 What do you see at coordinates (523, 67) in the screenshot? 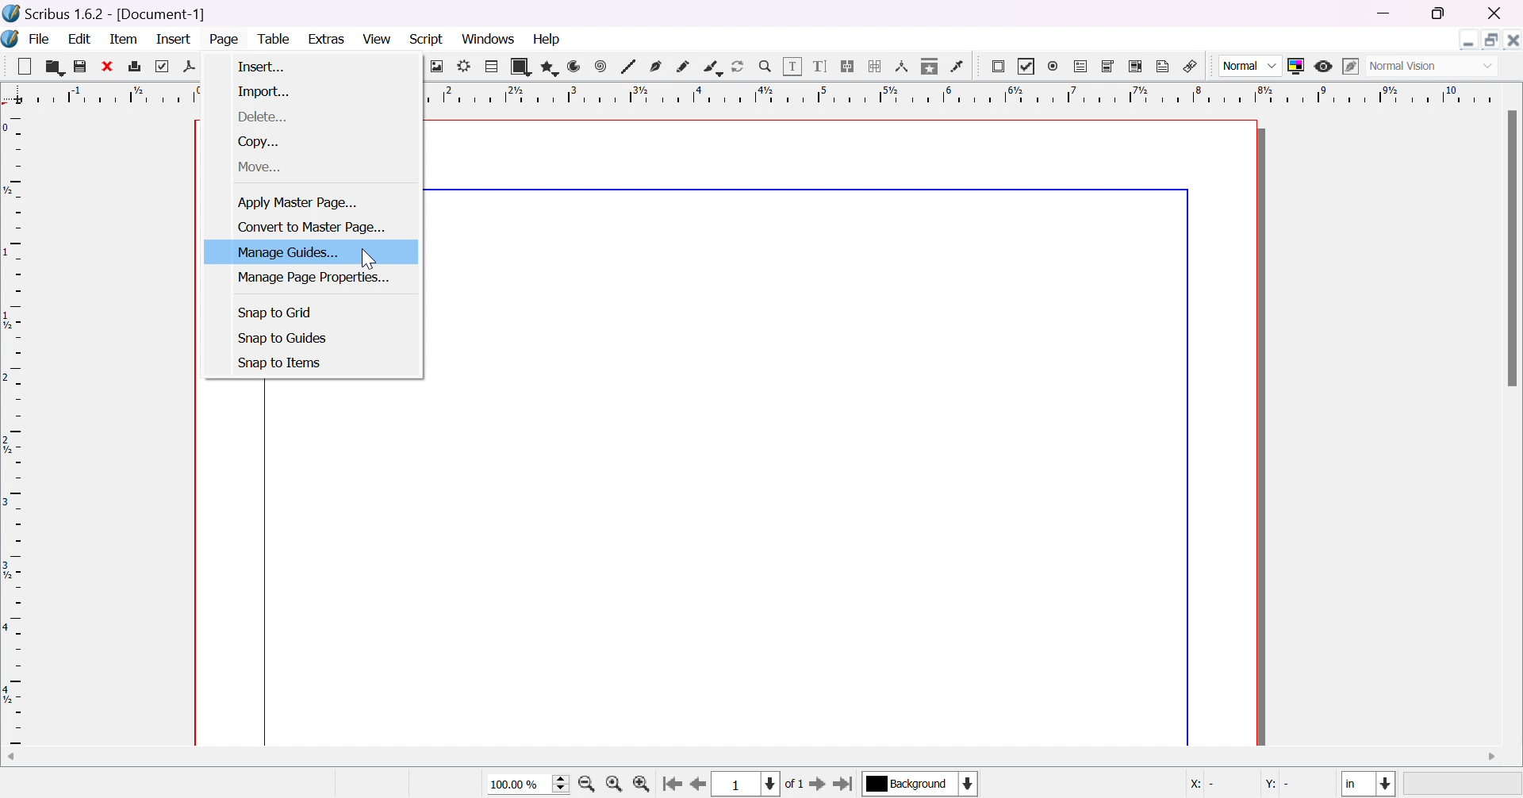
I see `shape` at bounding box center [523, 67].